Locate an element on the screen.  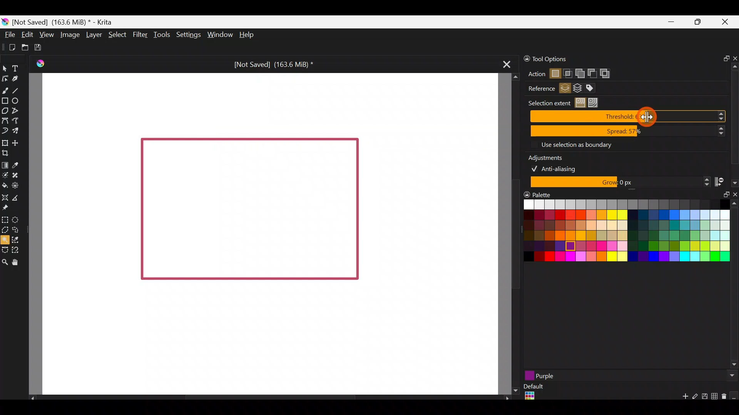
Reference images tool is located at coordinates (8, 209).